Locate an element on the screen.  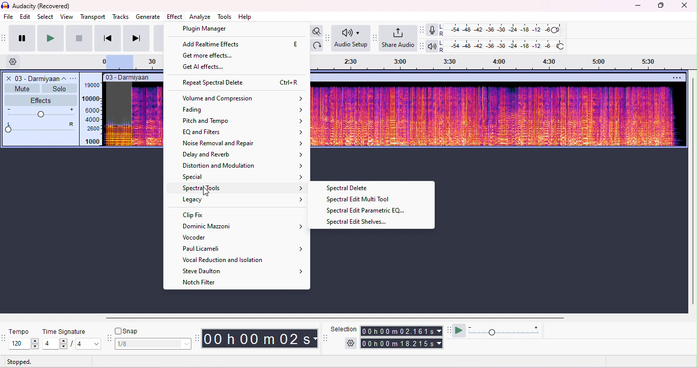
analyze is located at coordinates (200, 17).